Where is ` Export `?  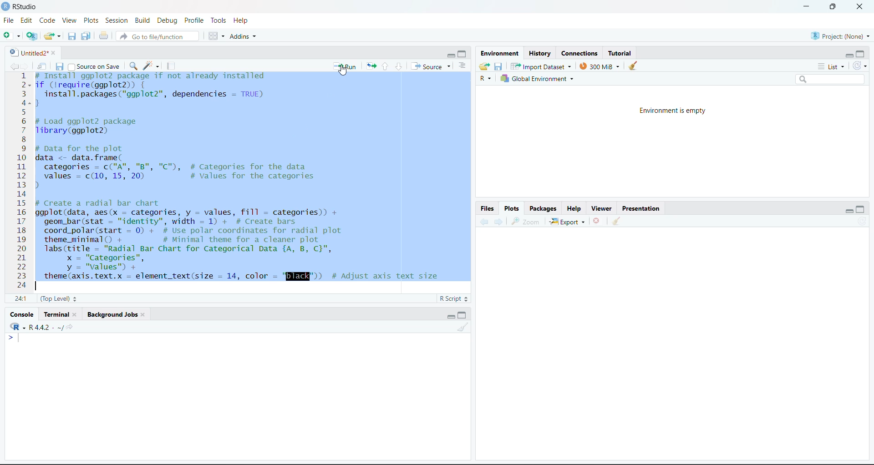  Export  is located at coordinates (566, 221).